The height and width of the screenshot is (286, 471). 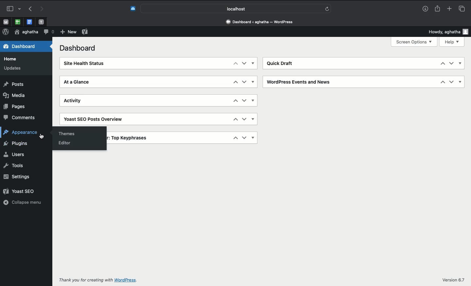 What do you see at coordinates (300, 81) in the screenshot?
I see `Wordpress events and news` at bounding box center [300, 81].